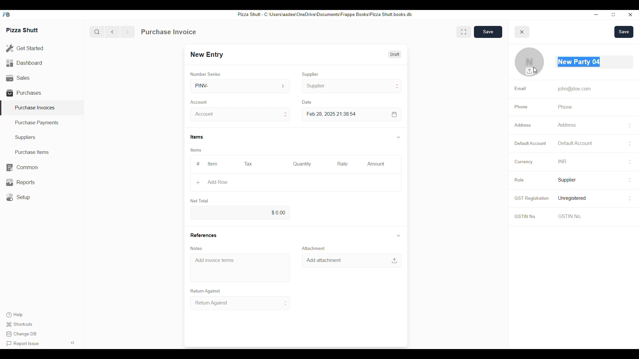 This screenshot has height=359, width=639. Describe the element at coordinates (531, 198) in the screenshot. I see `GST Registration` at that location.